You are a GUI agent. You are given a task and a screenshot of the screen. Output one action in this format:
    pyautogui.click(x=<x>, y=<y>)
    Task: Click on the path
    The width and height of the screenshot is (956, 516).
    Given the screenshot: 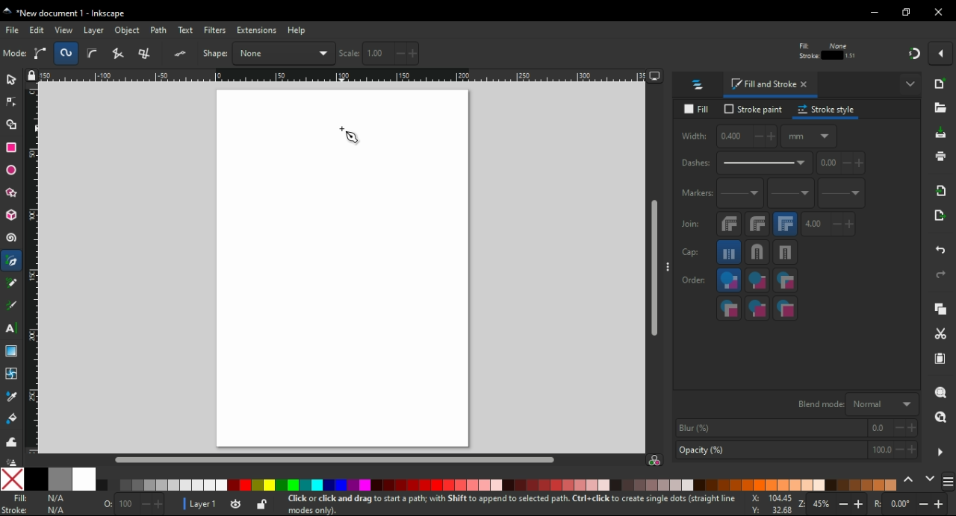 What is the action you would take?
    pyautogui.click(x=160, y=30)
    